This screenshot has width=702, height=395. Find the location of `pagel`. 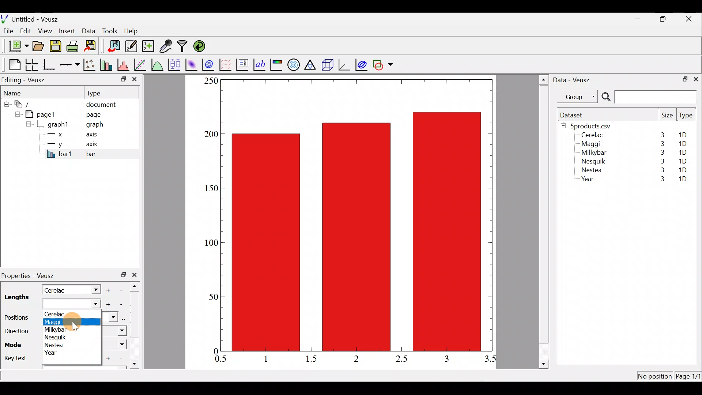

pagel is located at coordinates (44, 113).